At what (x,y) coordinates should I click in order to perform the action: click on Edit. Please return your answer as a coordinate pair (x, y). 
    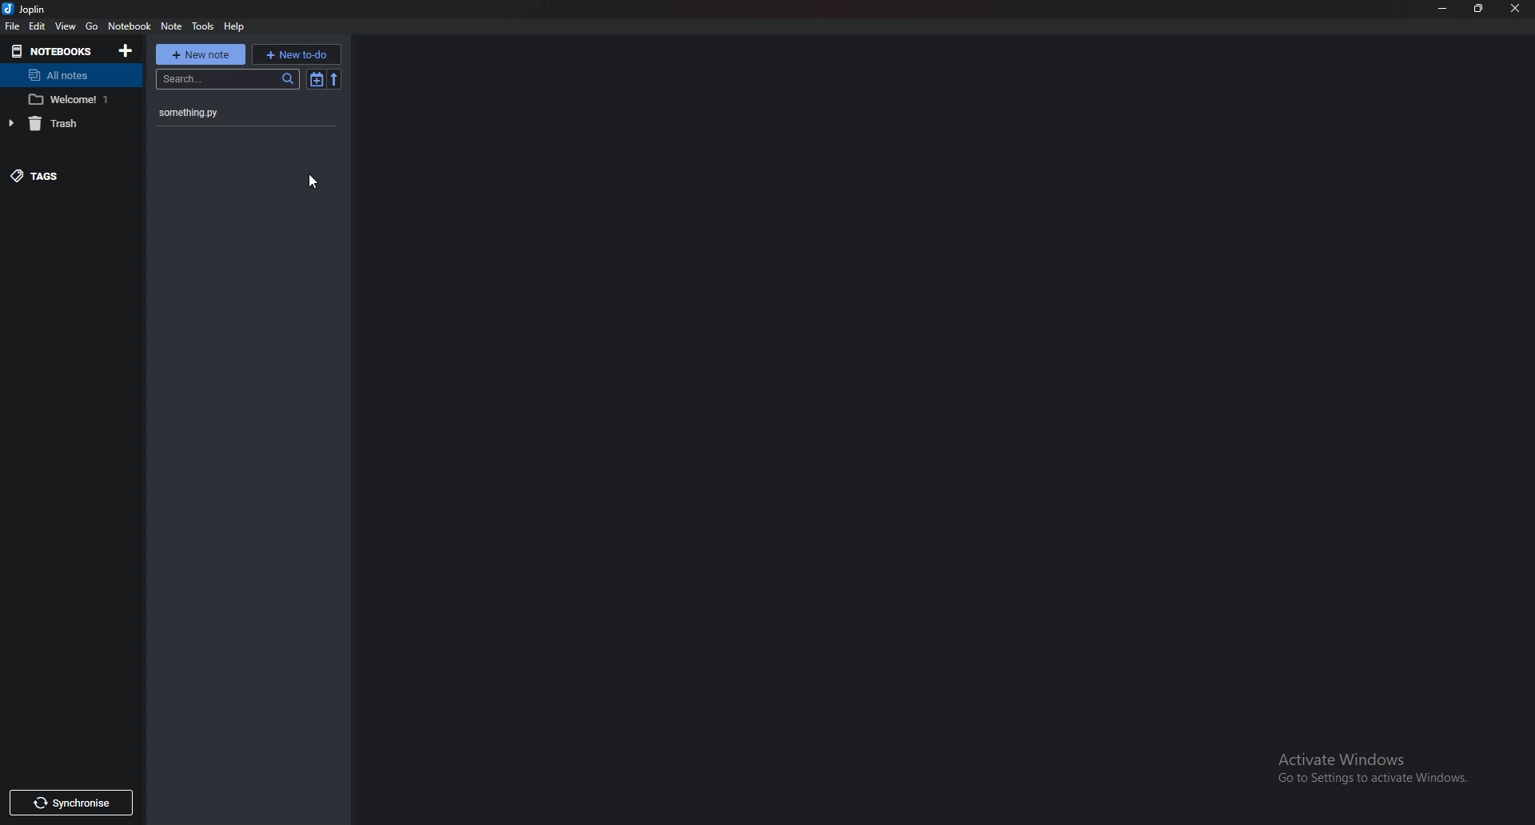
    Looking at the image, I should click on (38, 26).